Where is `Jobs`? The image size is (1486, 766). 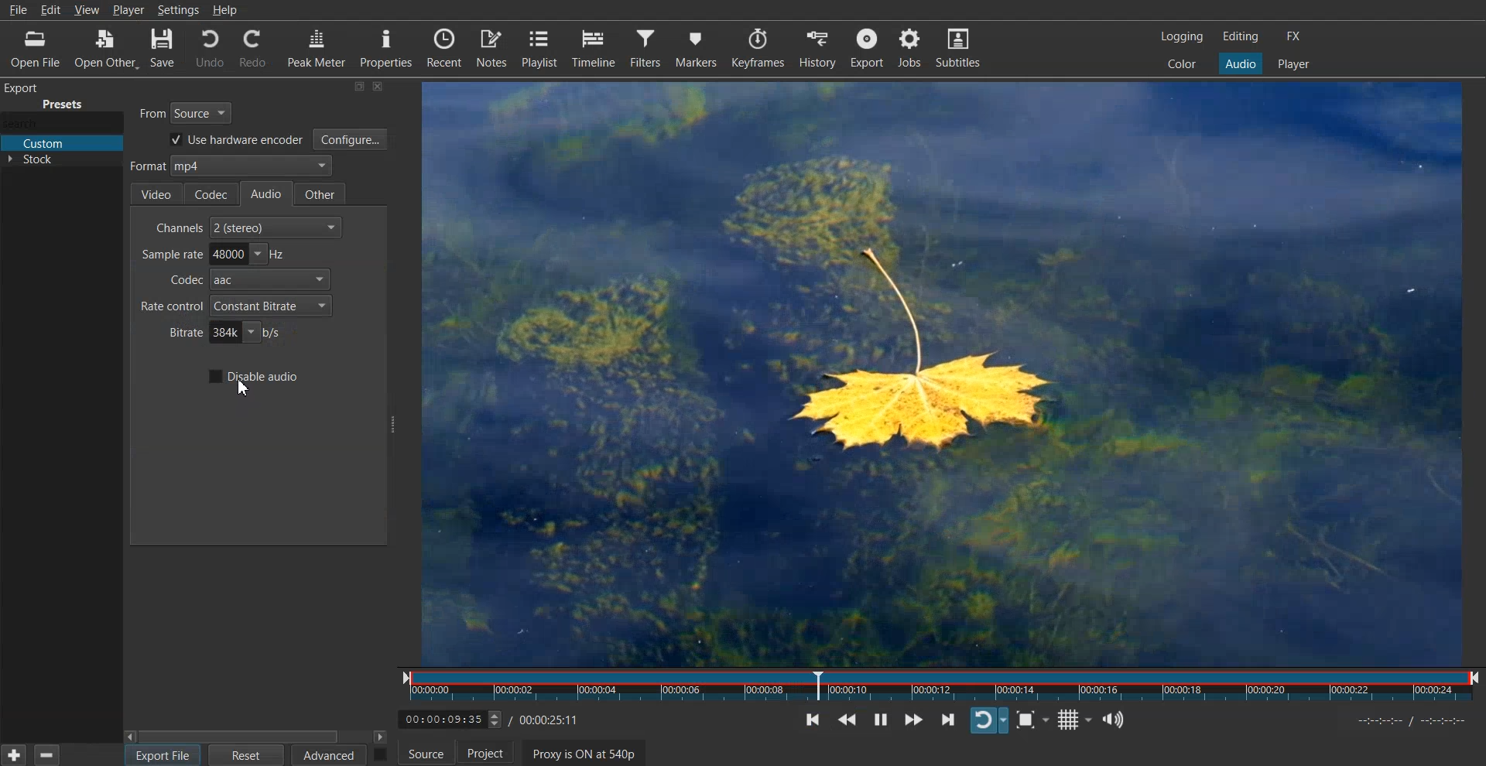 Jobs is located at coordinates (910, 48).